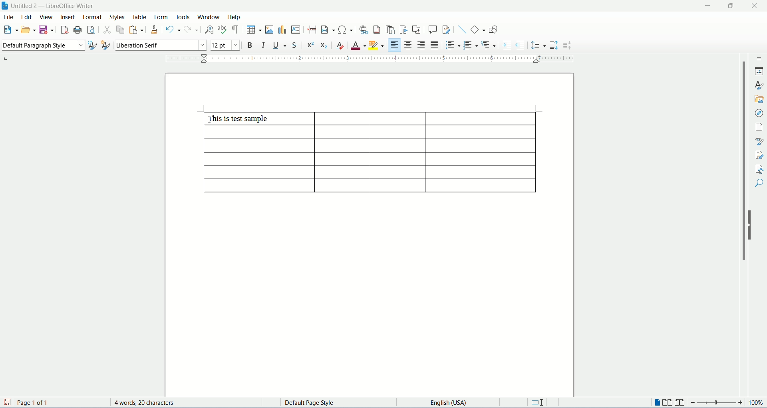 This screenshot has height=408, width=767. What do you see at coordinates (68, 17) in the screenshot?
I see `insert` at bounding box center [68, 17].